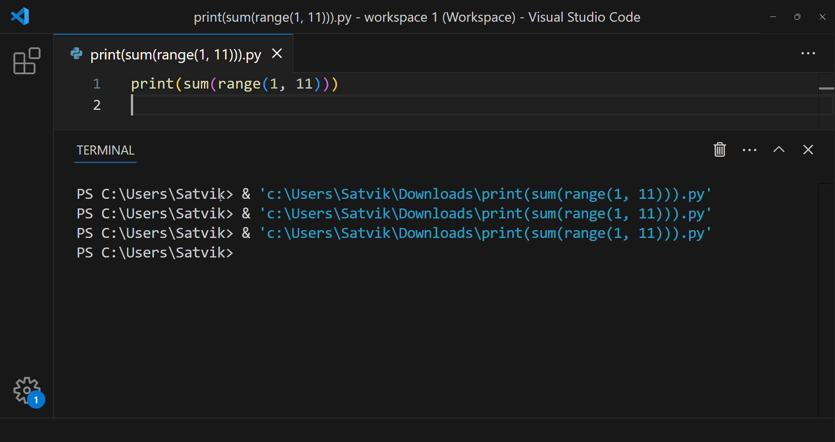 The width and height of the screenshot is (835, 442). I want to click on logo, so click(23, 16).